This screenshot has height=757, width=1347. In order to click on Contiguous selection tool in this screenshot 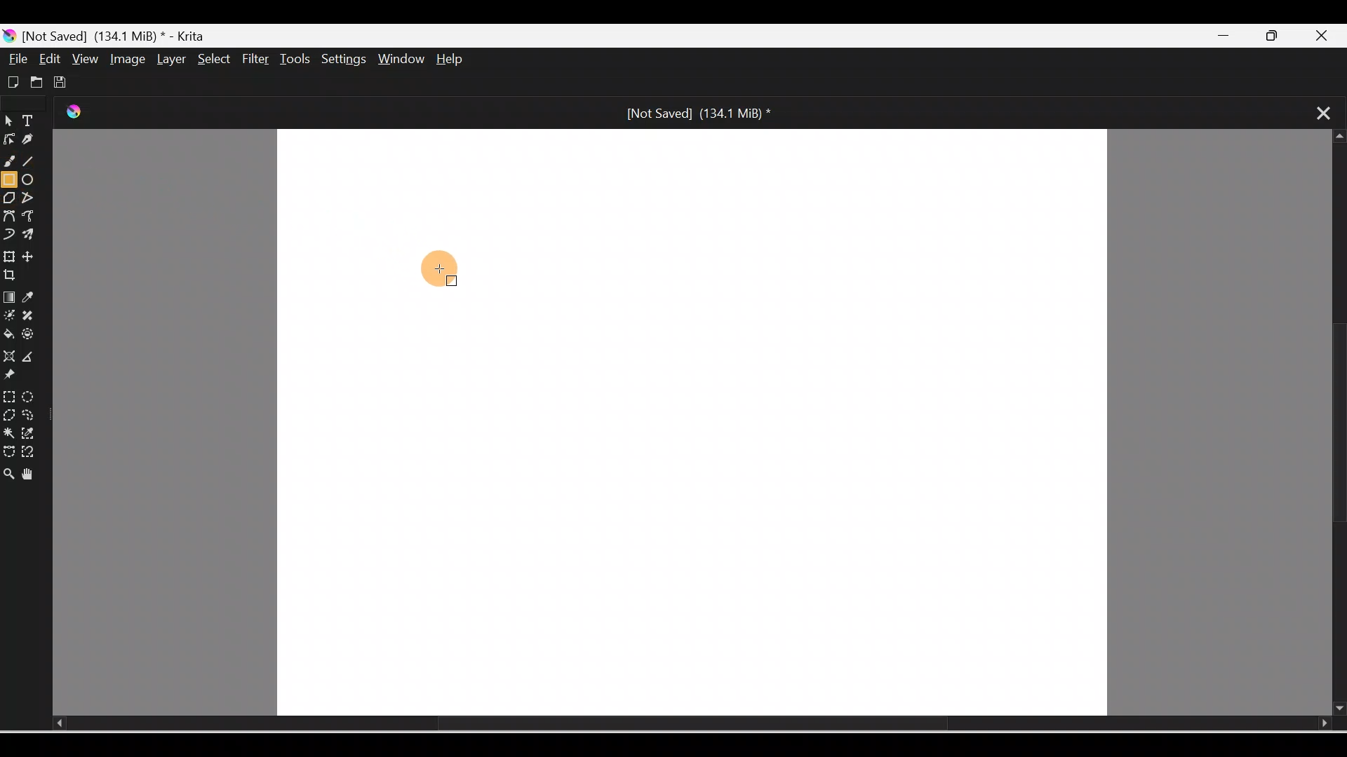, I will do `click(8, 432)`.